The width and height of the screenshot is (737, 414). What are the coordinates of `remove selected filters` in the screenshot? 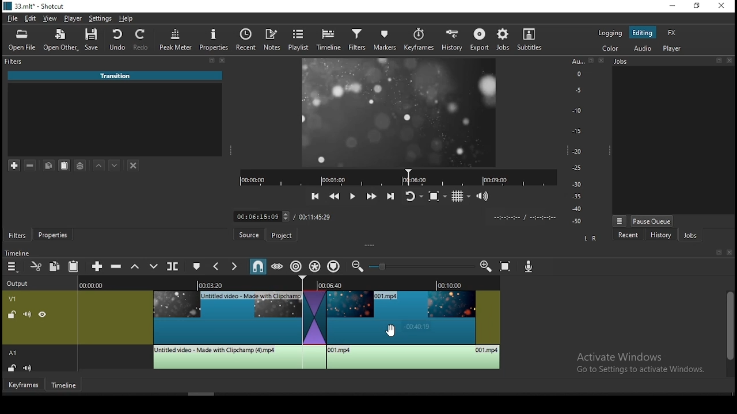 It's located at (32, 164).